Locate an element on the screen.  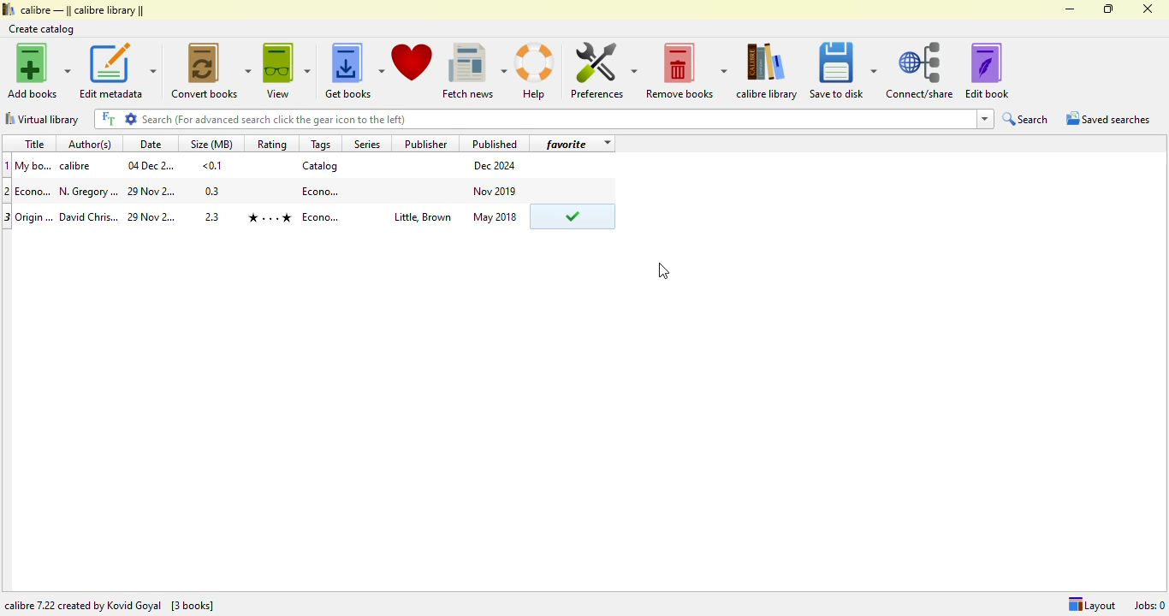
convert books is located at coordinates (212, 70).